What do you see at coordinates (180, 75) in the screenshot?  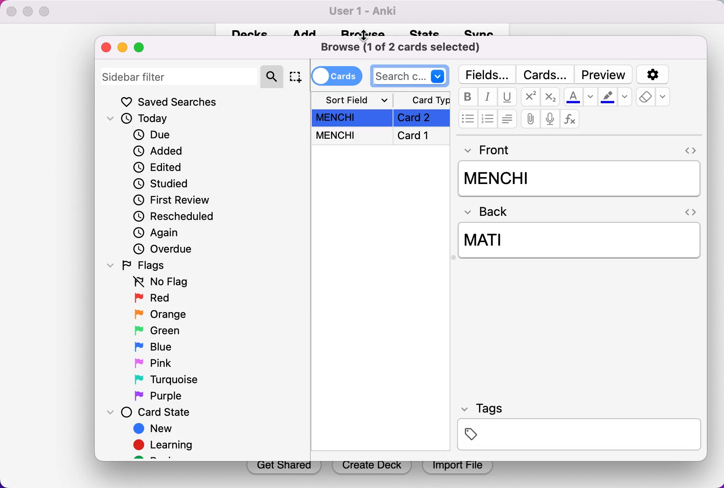 I see `sidebar filter` at bounding box center [180, 75].